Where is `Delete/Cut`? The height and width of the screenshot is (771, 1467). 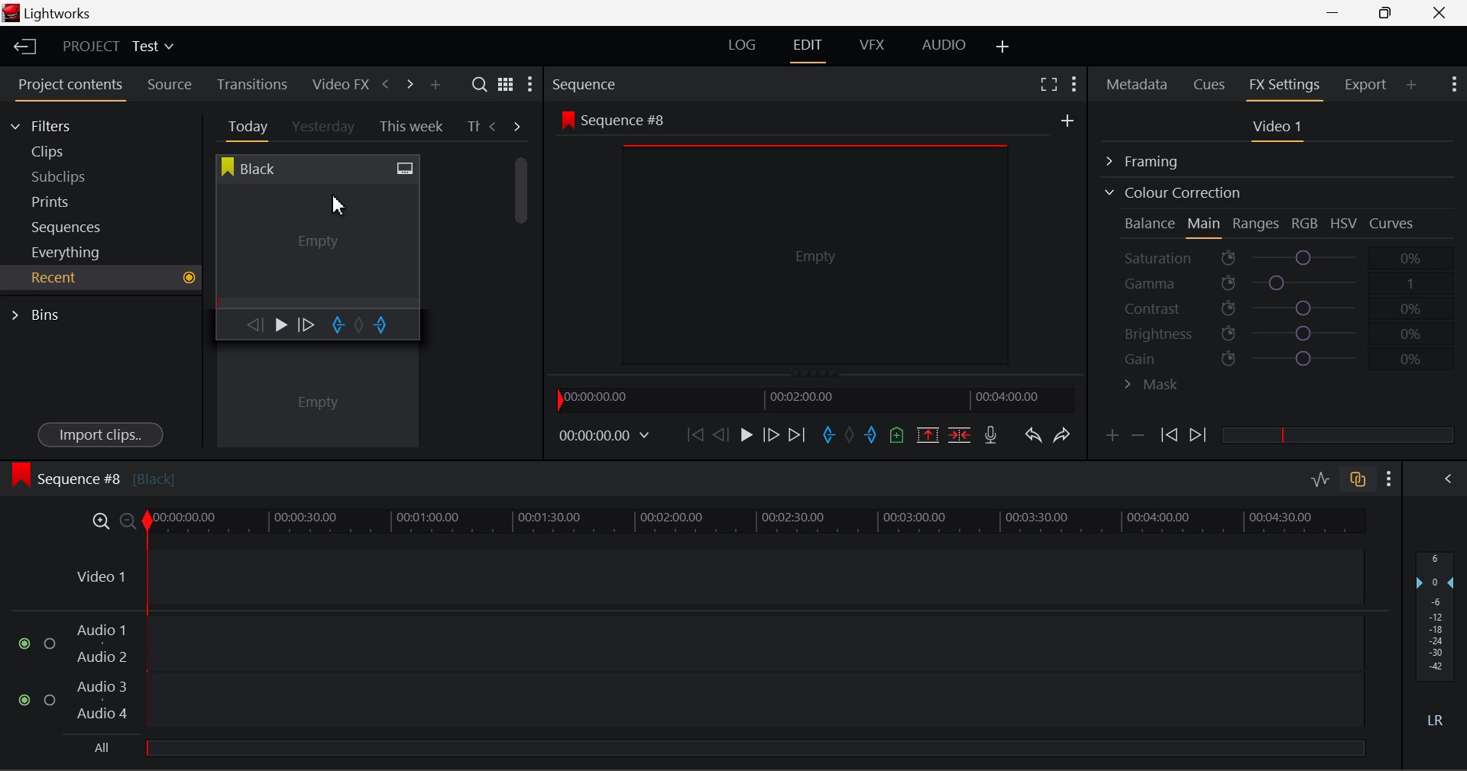
Delete/Cut is located at coordinates (960, 434).